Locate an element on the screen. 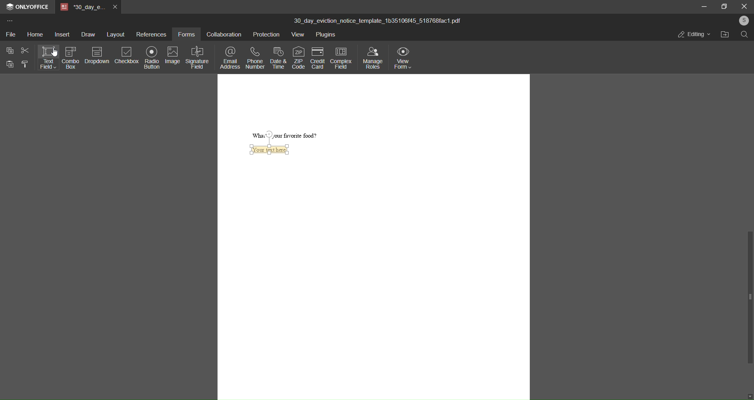 The height and width of the screenshot is (400, 754). logo is located at coordinates (10, 8).